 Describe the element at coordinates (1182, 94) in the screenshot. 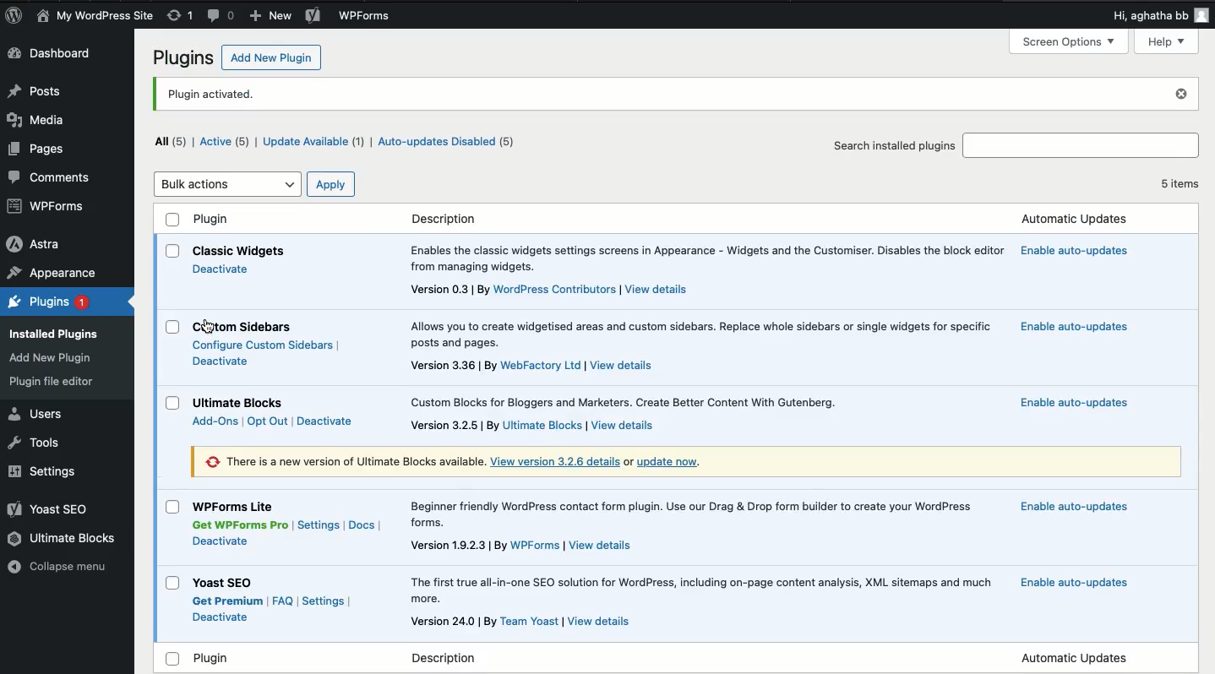

I see `close` at that location.